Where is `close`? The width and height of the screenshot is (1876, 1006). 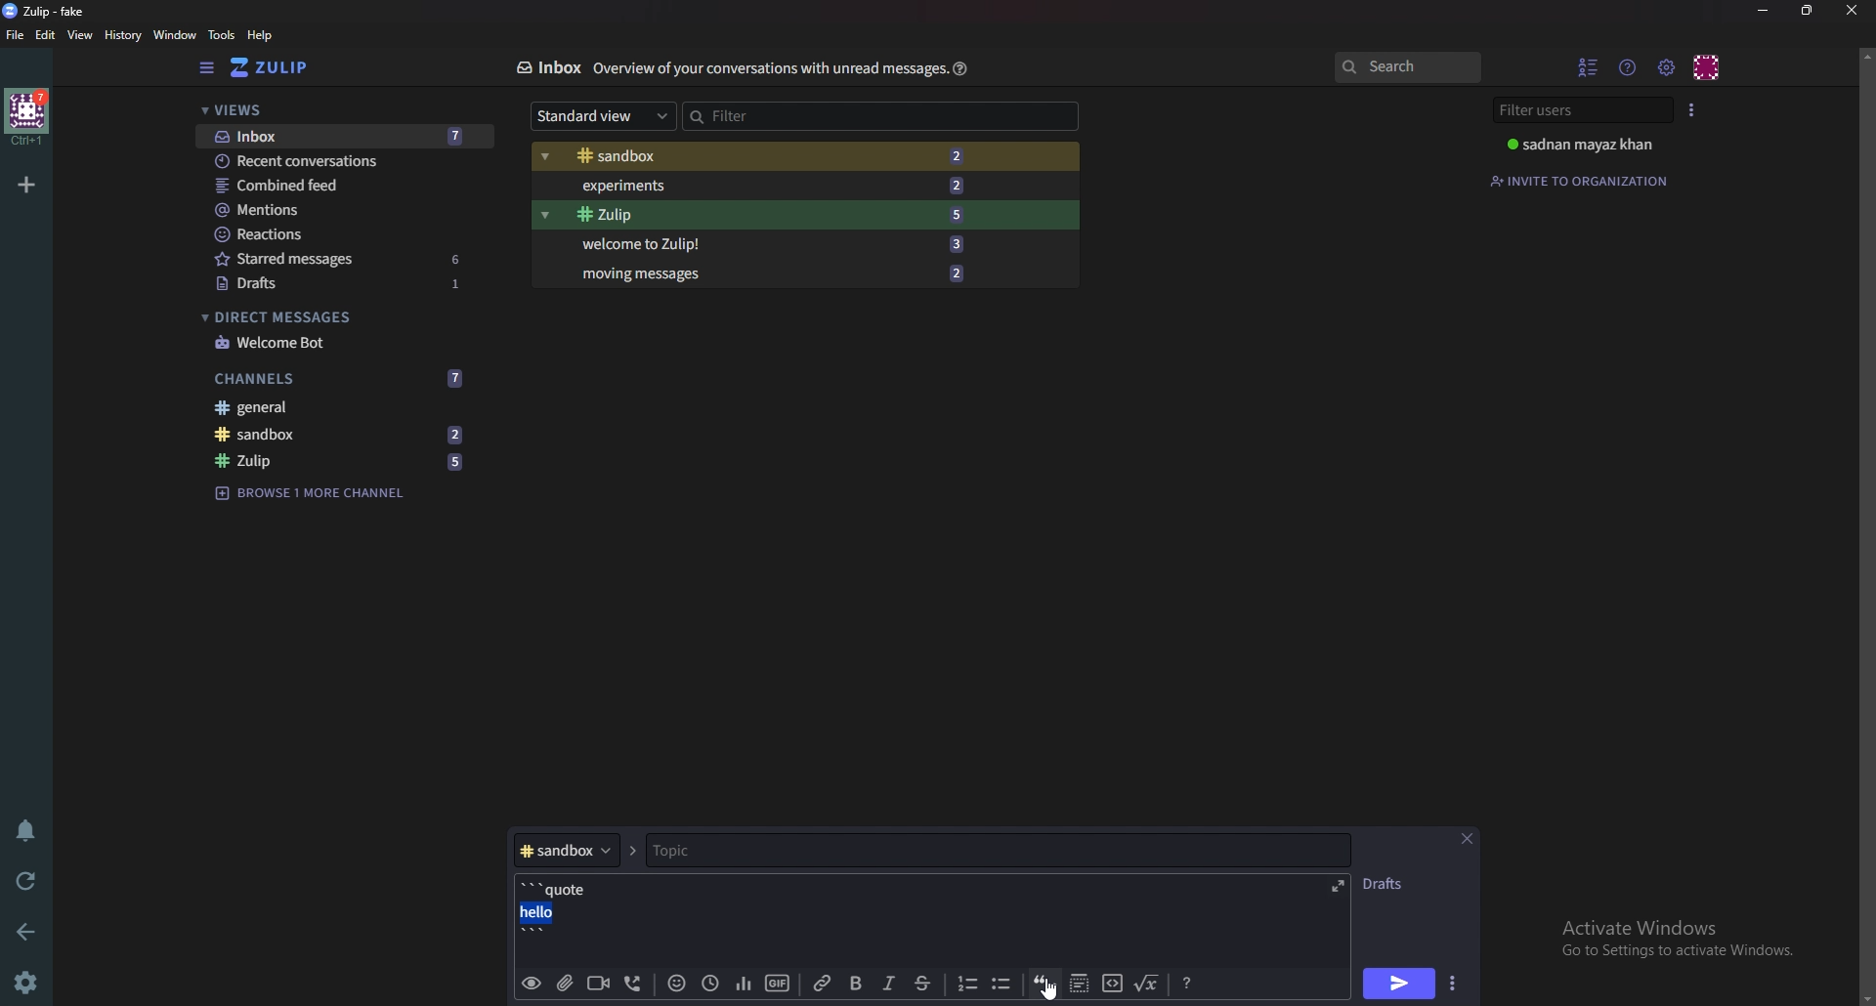 close is located at coordinates (1467, 836).